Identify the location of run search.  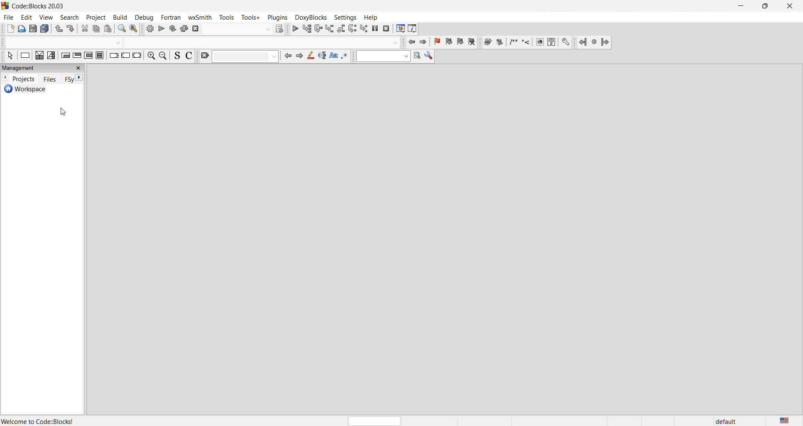
(418, 57).